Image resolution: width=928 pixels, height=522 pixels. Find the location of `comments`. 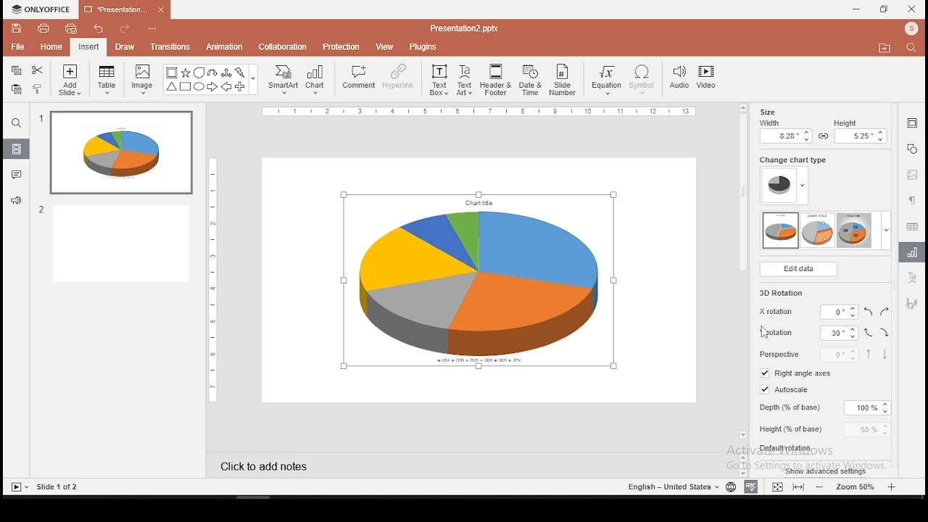

comments is located at coordinates (17, 177).